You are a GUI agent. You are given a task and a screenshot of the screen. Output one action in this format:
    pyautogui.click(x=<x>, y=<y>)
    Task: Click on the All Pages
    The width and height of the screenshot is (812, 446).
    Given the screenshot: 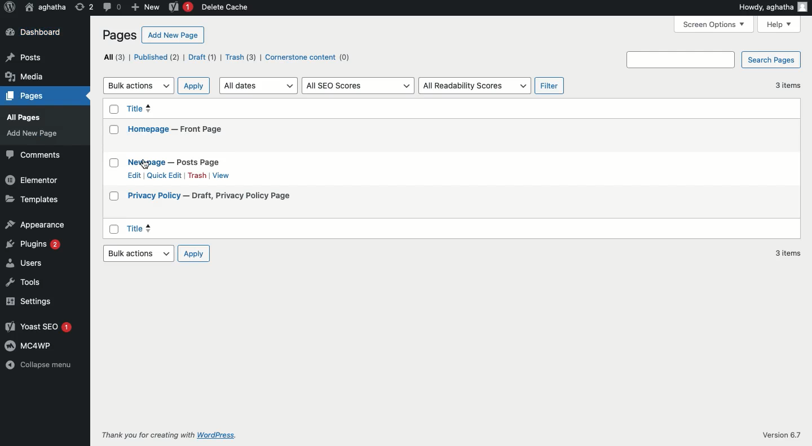 What is the action you would take?
    pyautogui.click(x=22, y=118)
    